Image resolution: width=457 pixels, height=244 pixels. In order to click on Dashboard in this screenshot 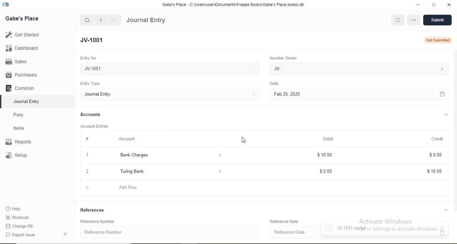, I will do `click(20, 49)`.